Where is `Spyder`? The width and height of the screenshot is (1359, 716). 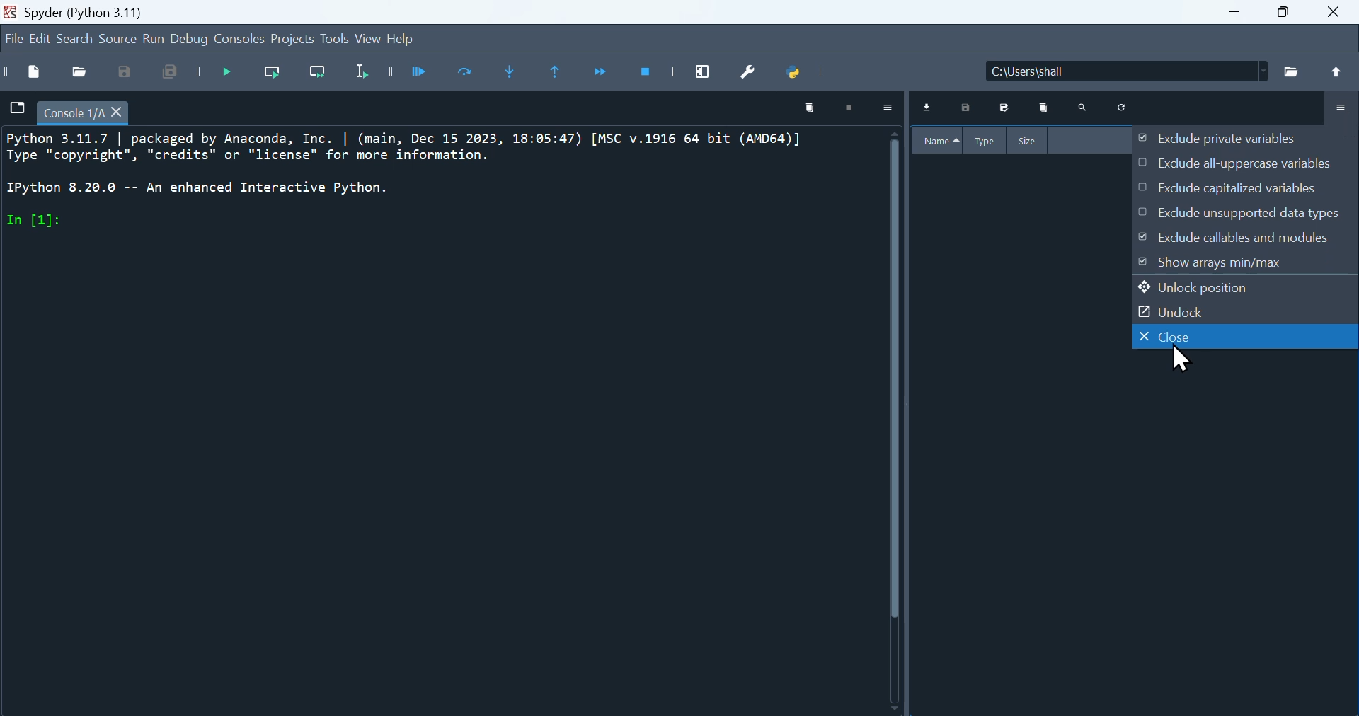
Spyder is located at coordinates (110, 10).